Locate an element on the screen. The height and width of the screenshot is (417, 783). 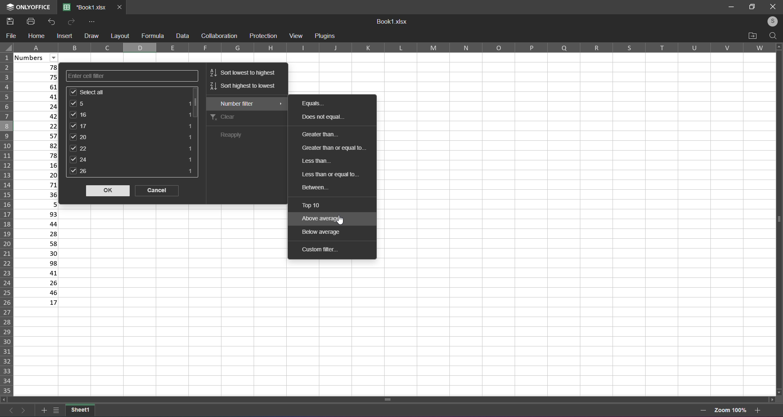
Move left is located at coordinates (4, 399).